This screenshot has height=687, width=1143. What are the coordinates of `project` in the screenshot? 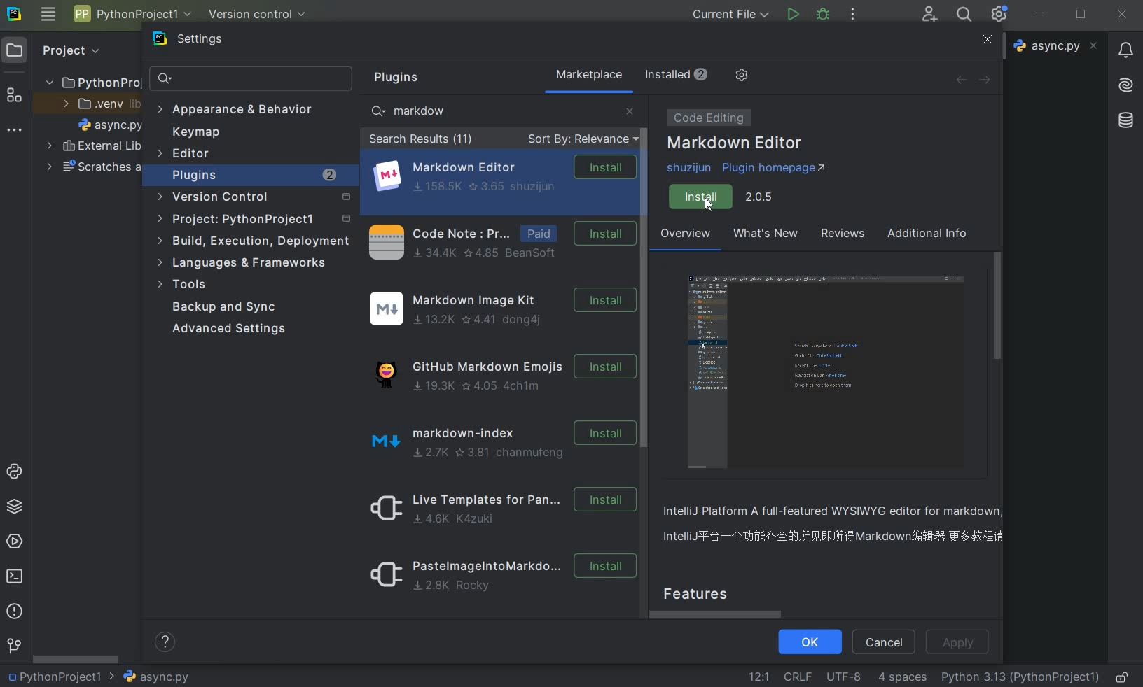 It's located at (252, 220).